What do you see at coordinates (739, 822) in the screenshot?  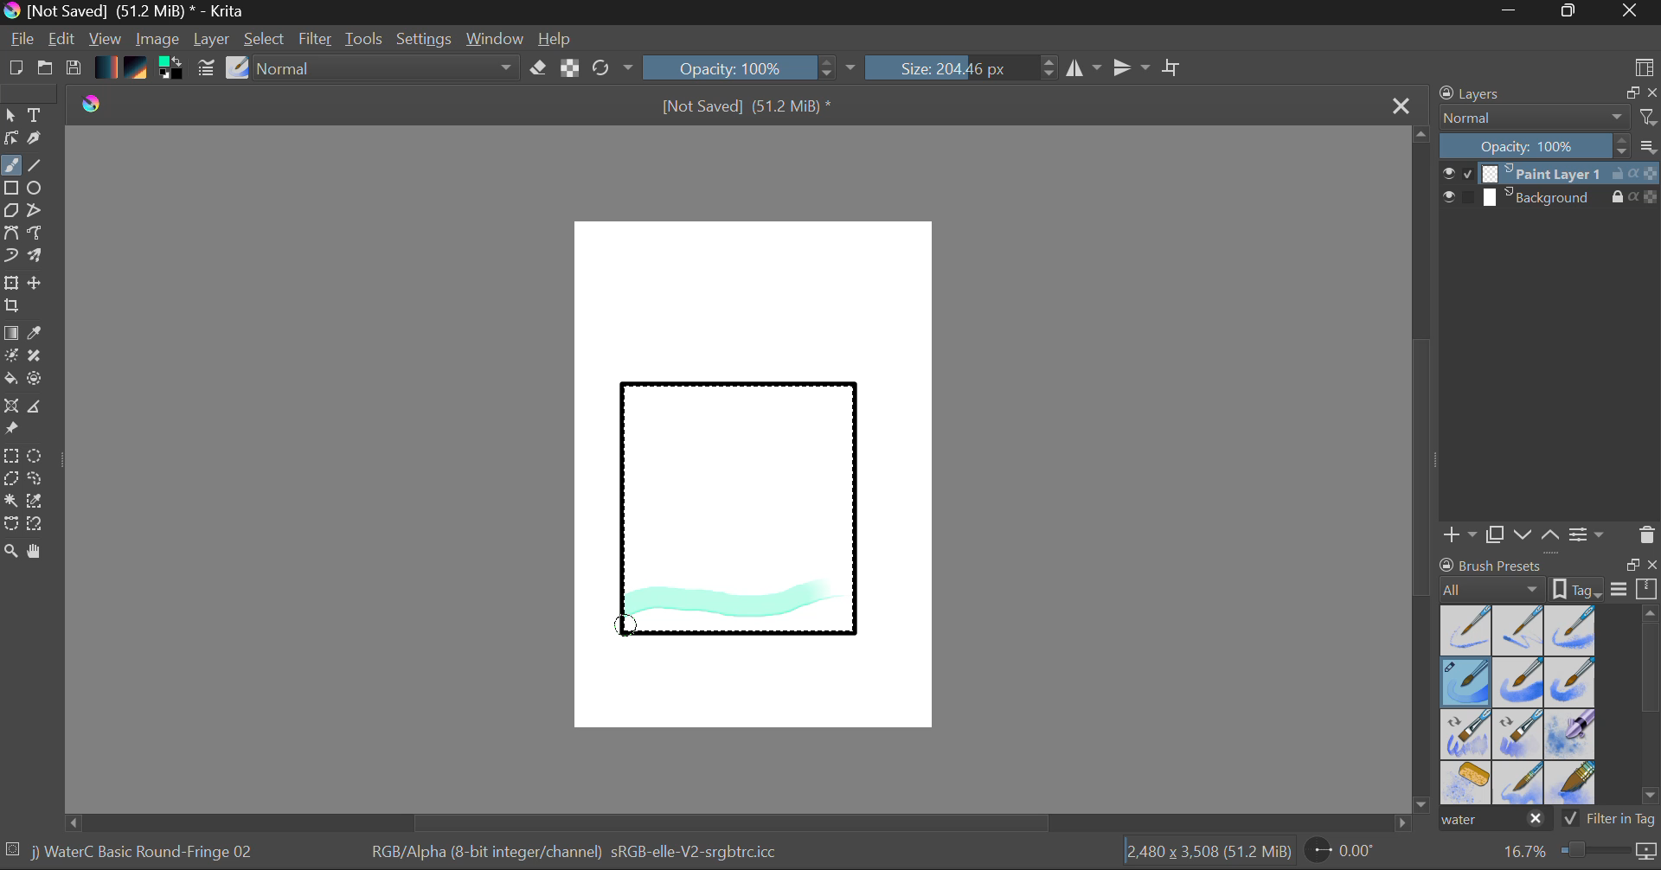 I see `Scroll Bar` at bounding box center [739, 822].